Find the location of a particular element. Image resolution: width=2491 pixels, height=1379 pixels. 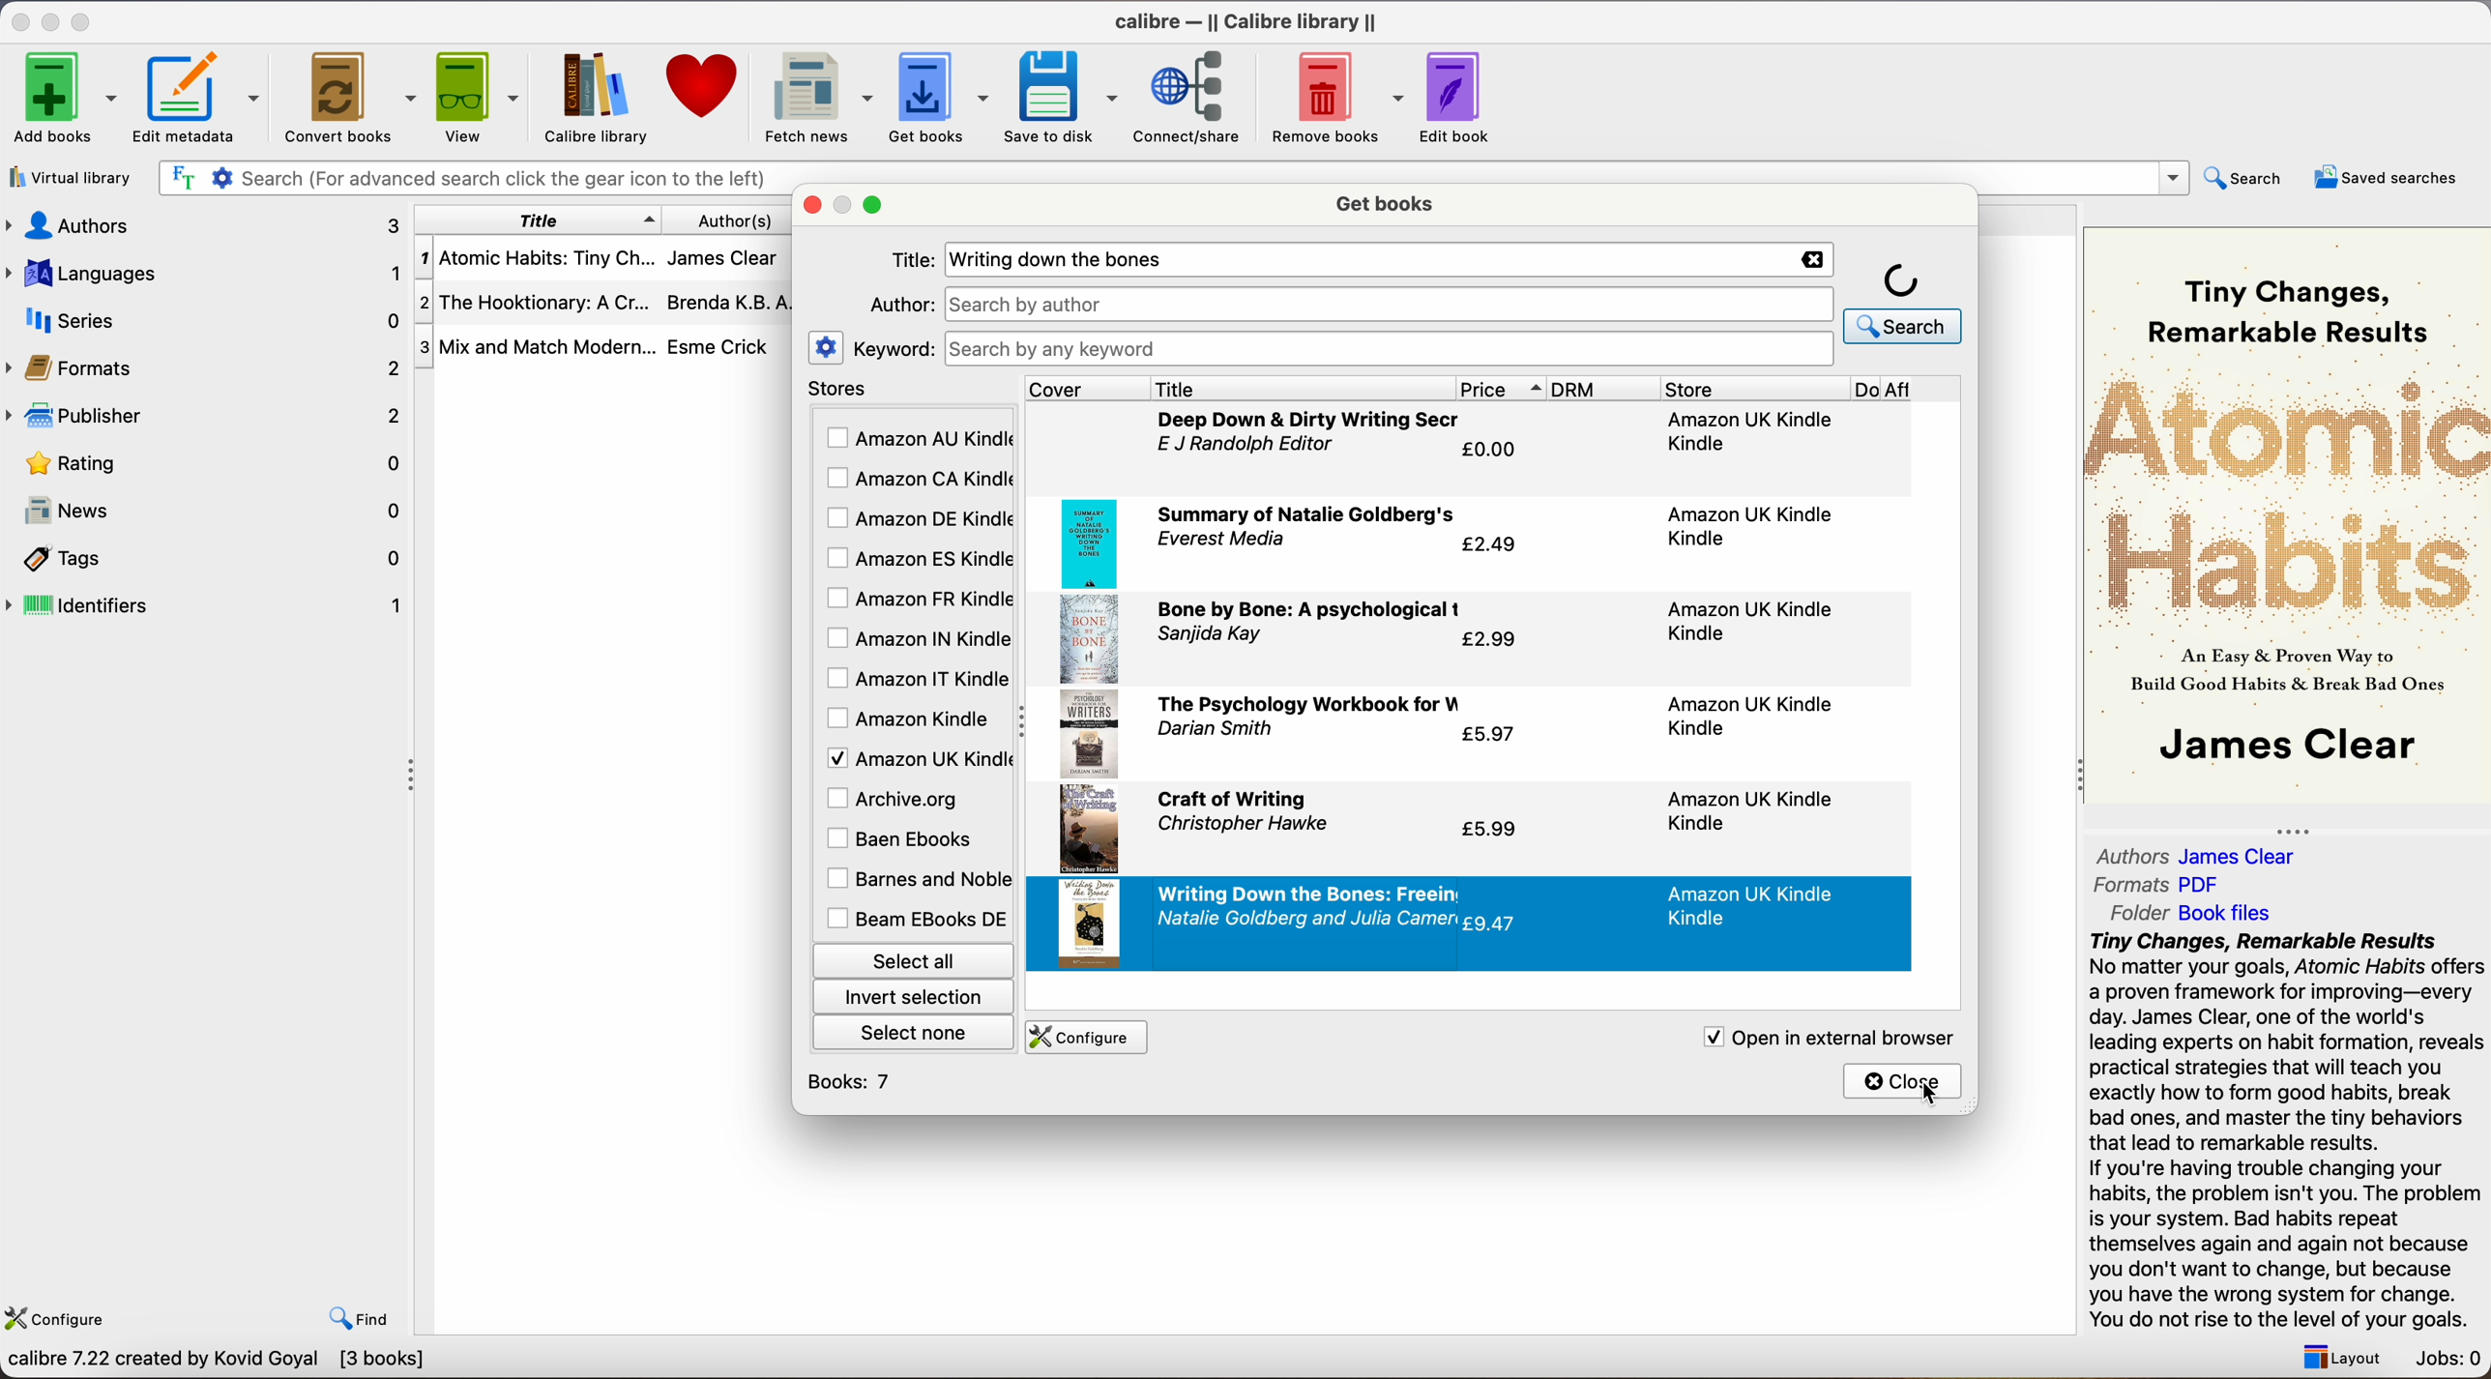

news is located at coordinates (209, 513).